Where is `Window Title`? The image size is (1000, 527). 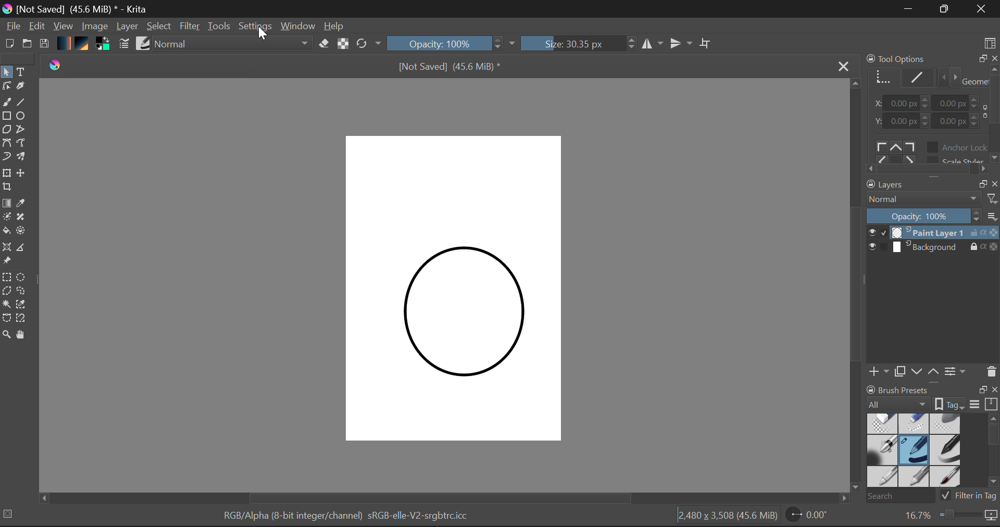 Window Title is located at coordinates (78, 9).